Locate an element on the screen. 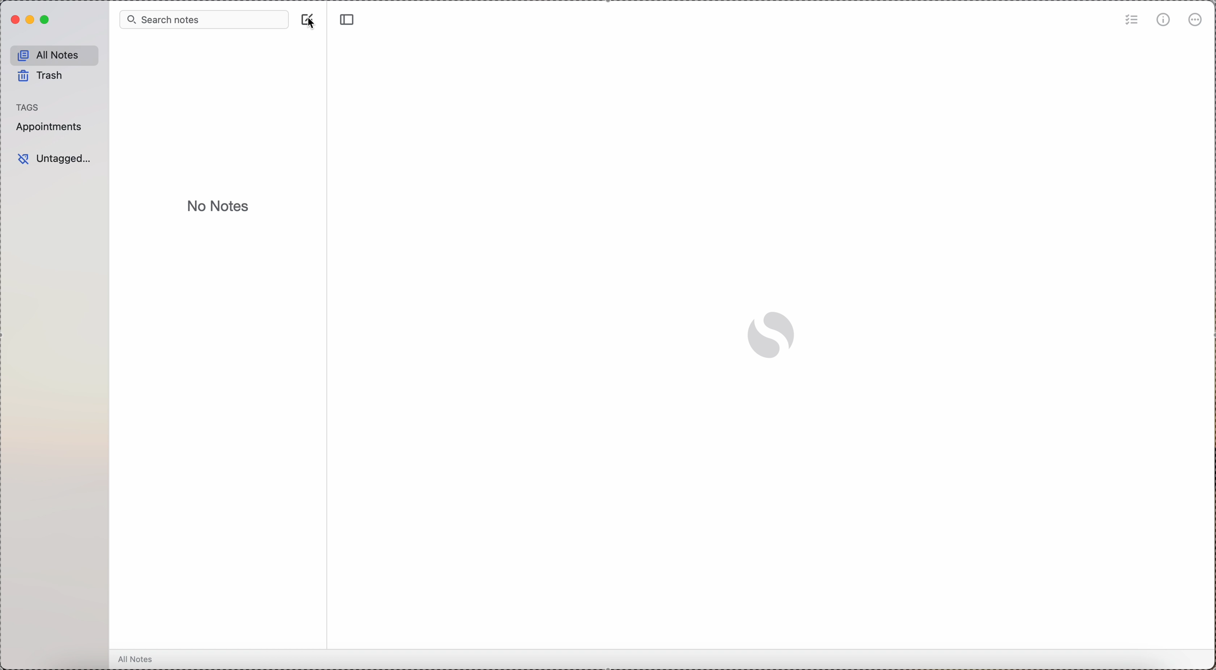  untagged is located at coordinates (55, 159).